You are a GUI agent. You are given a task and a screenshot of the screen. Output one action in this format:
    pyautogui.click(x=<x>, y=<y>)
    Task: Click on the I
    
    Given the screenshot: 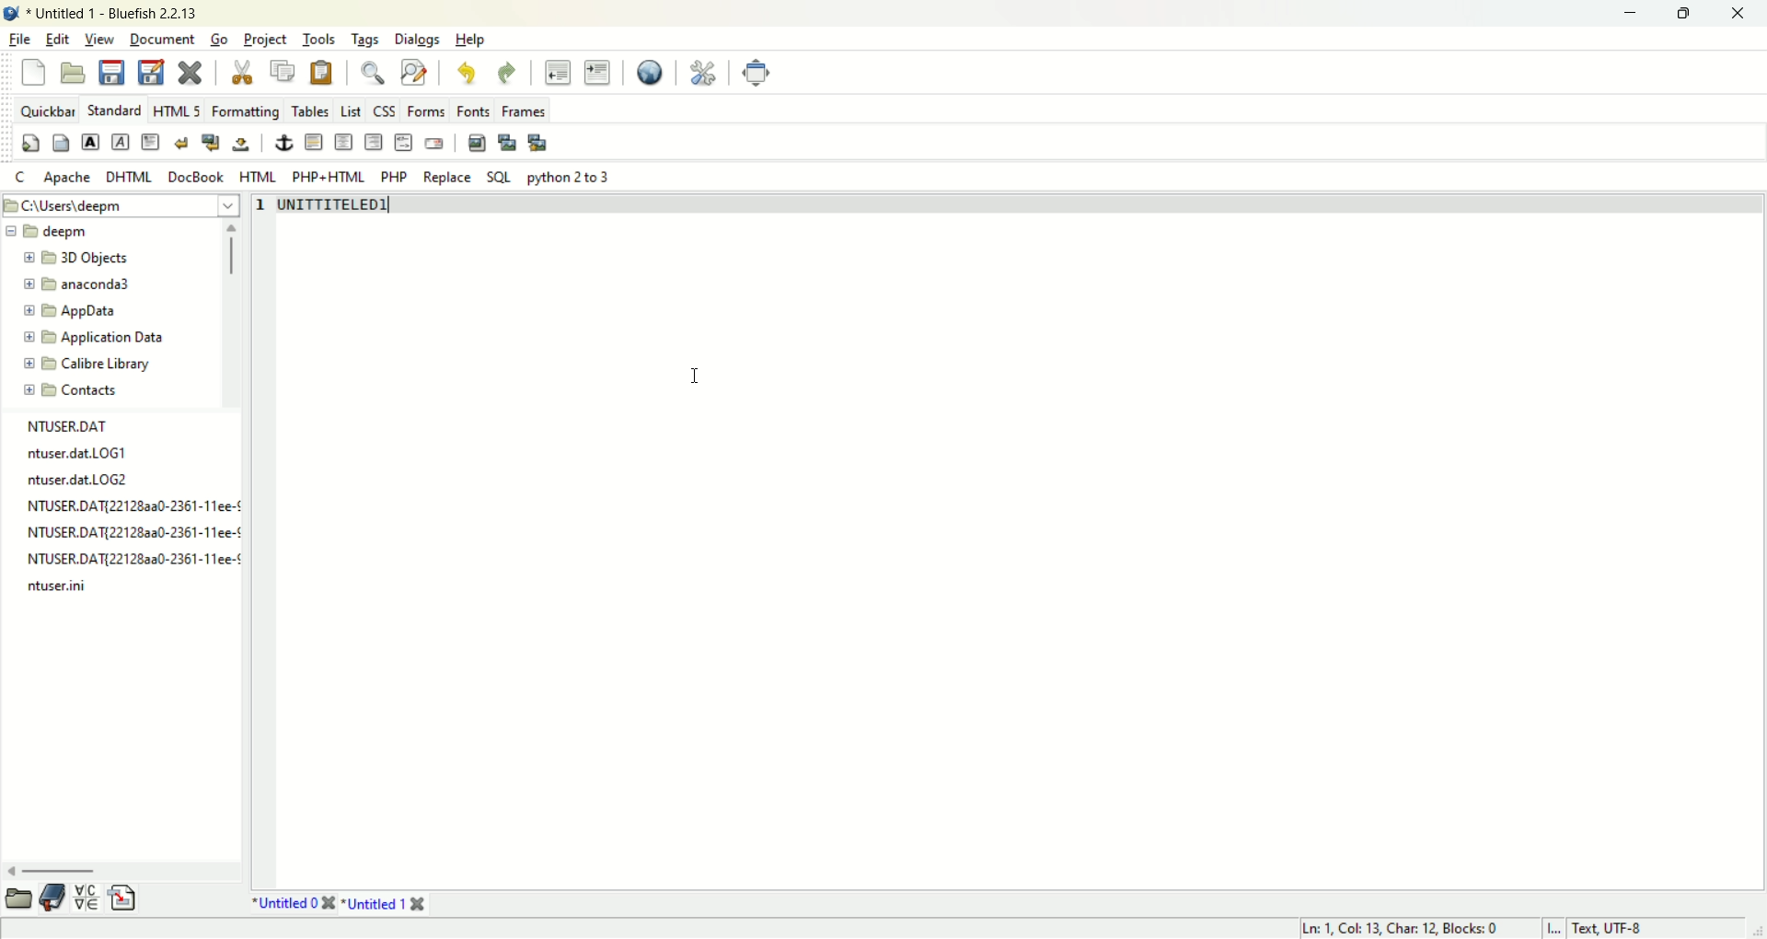 What is the action you would take?
    pyautogui.click(x=1554, y=927)
    